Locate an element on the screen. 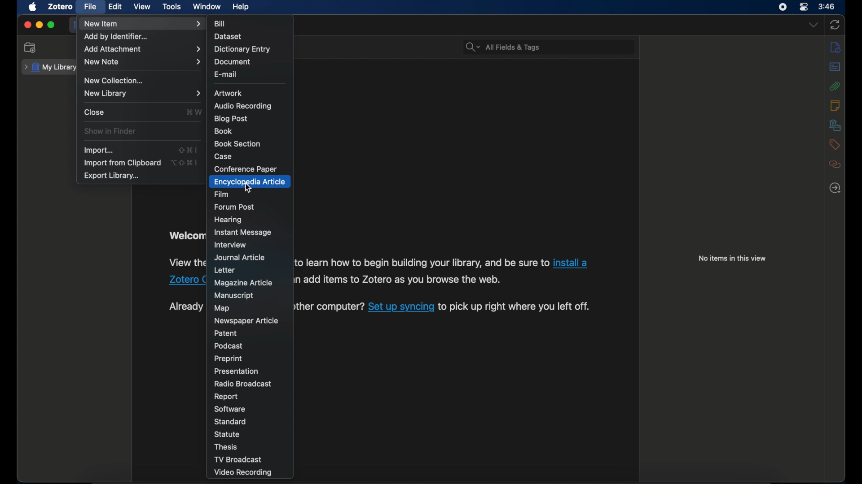 The width and height of the screenshot is (862, 484). apple is located at coordinates (32, 7).